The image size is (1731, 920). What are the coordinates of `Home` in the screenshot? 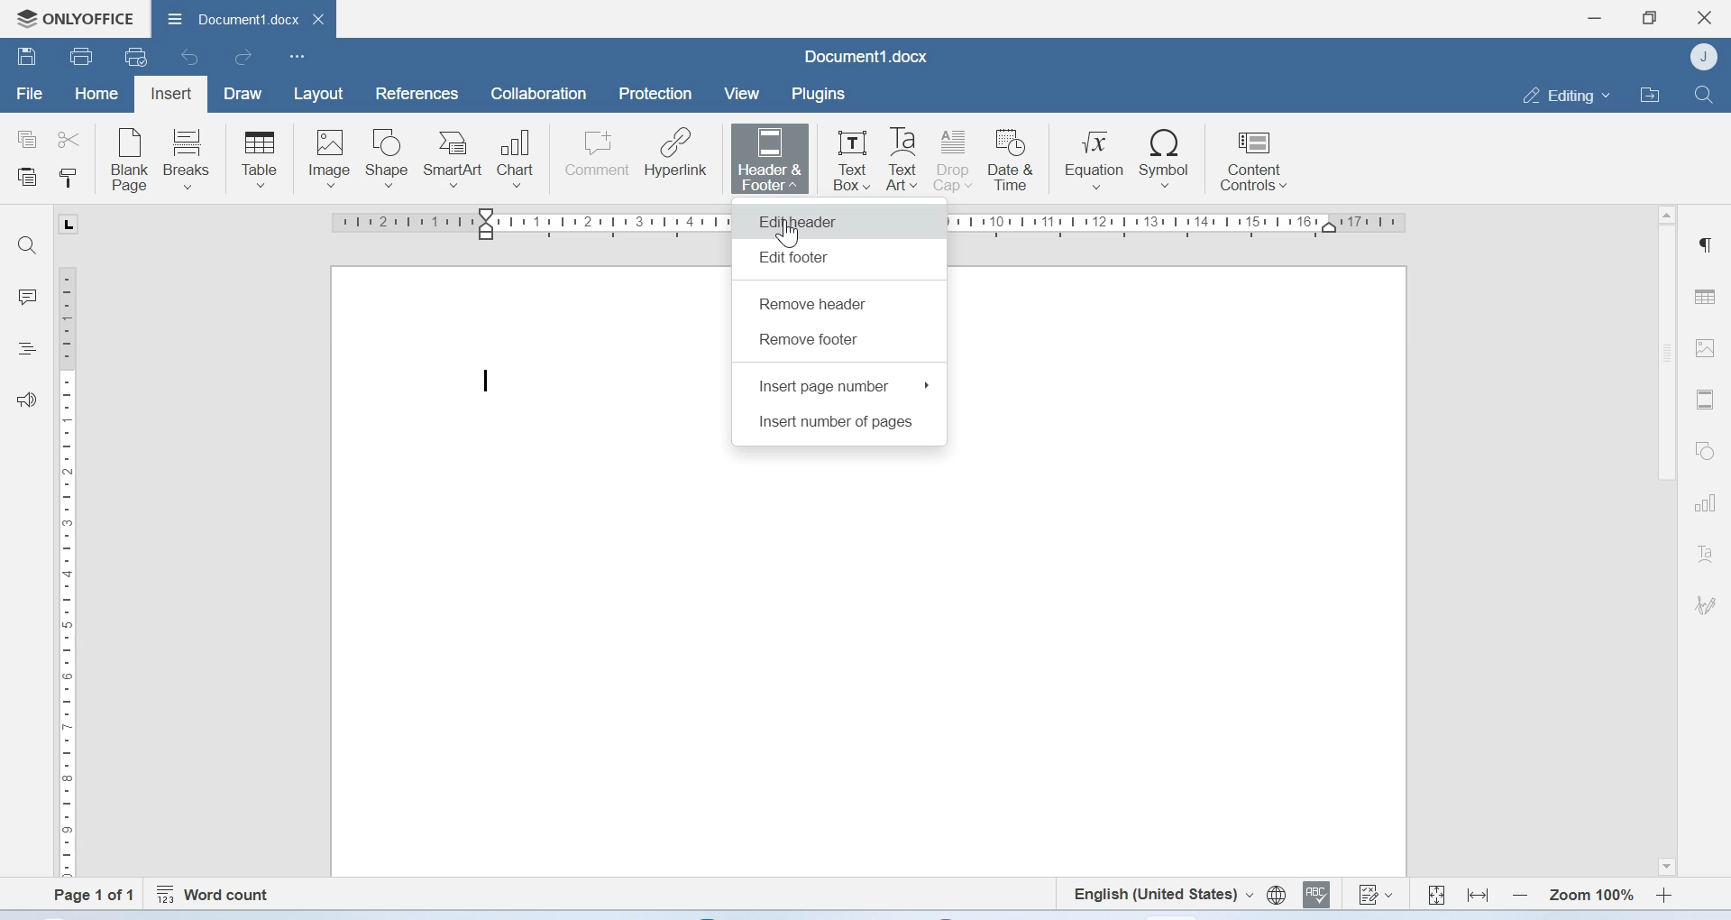 It's located at (97, 96).